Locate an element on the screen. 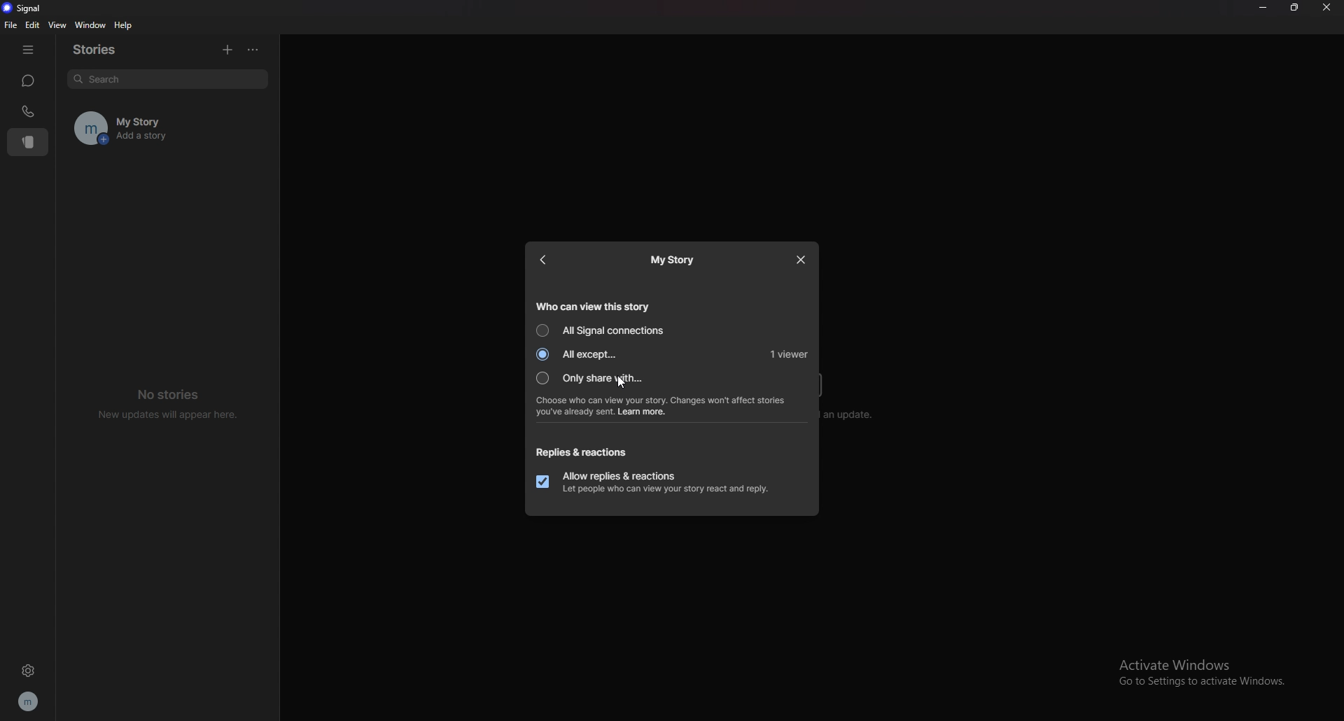  1 viewer is located at coordinates (790, 353).